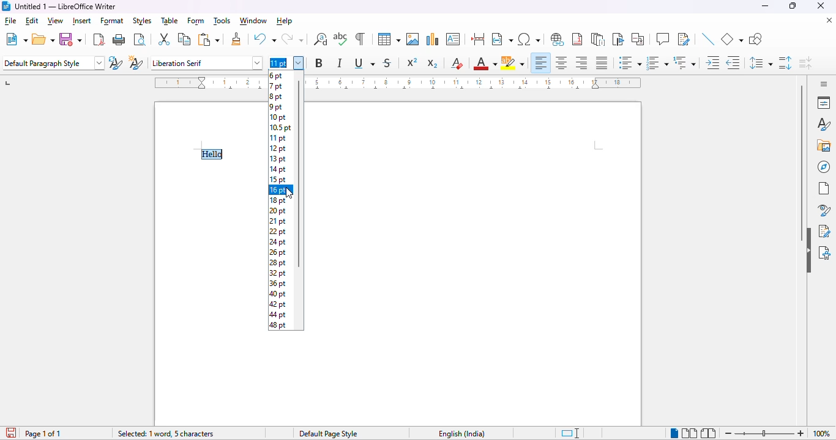 The height and width of the screenshot is (440, 836). I want to click on undo, so click(264, 39).